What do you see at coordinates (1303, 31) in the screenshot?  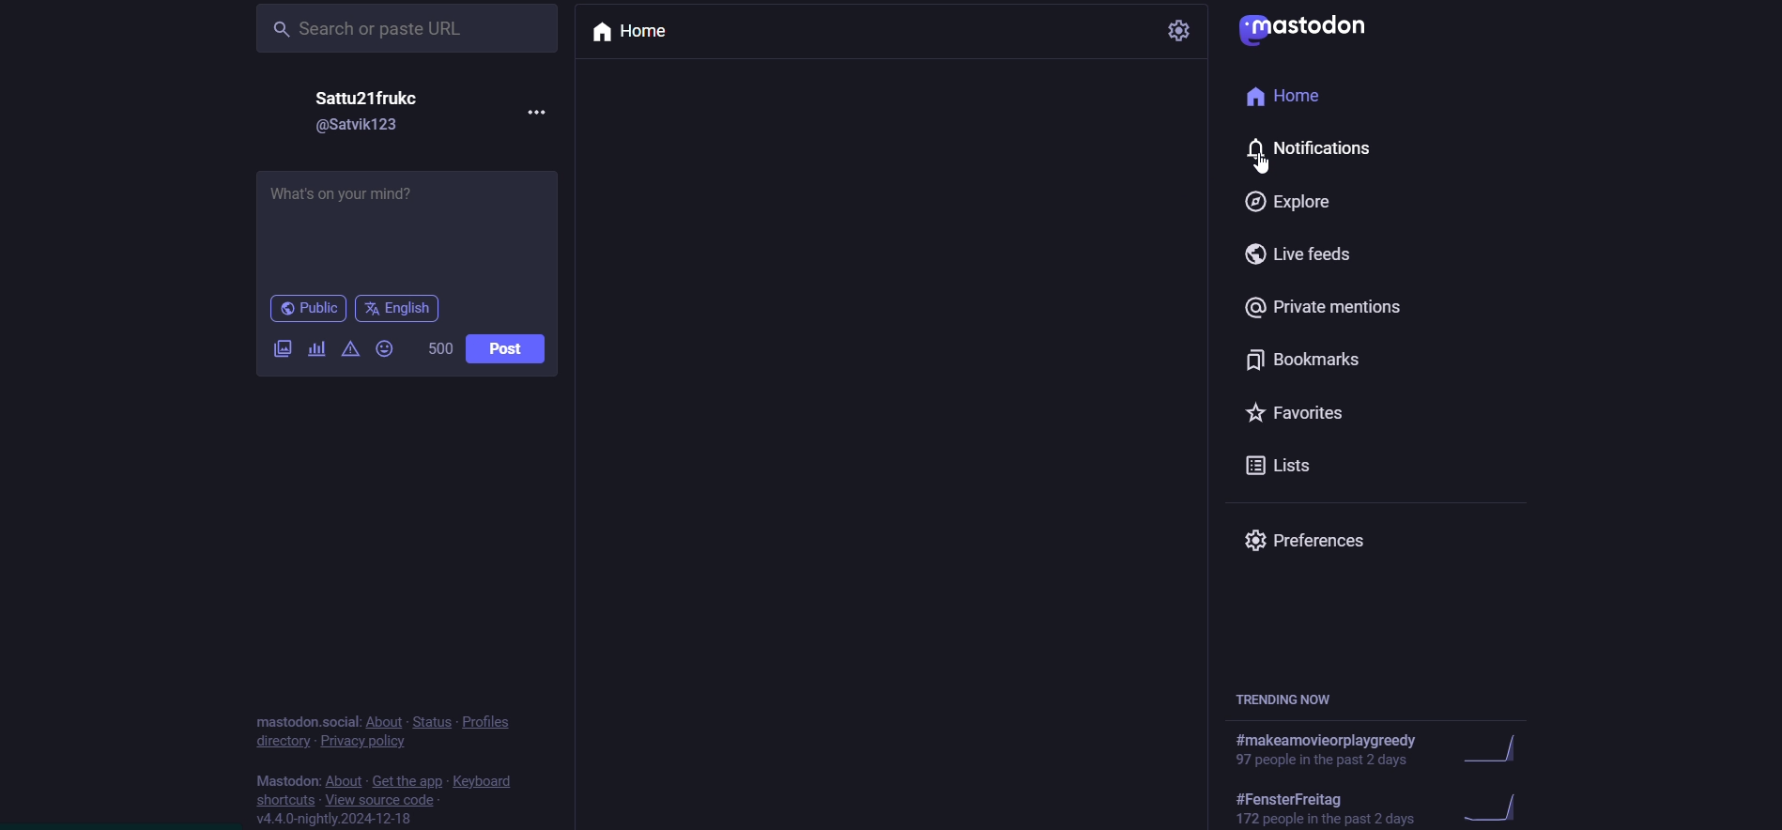 I see `Mastodon logo` at bounding box center [1303, 31].